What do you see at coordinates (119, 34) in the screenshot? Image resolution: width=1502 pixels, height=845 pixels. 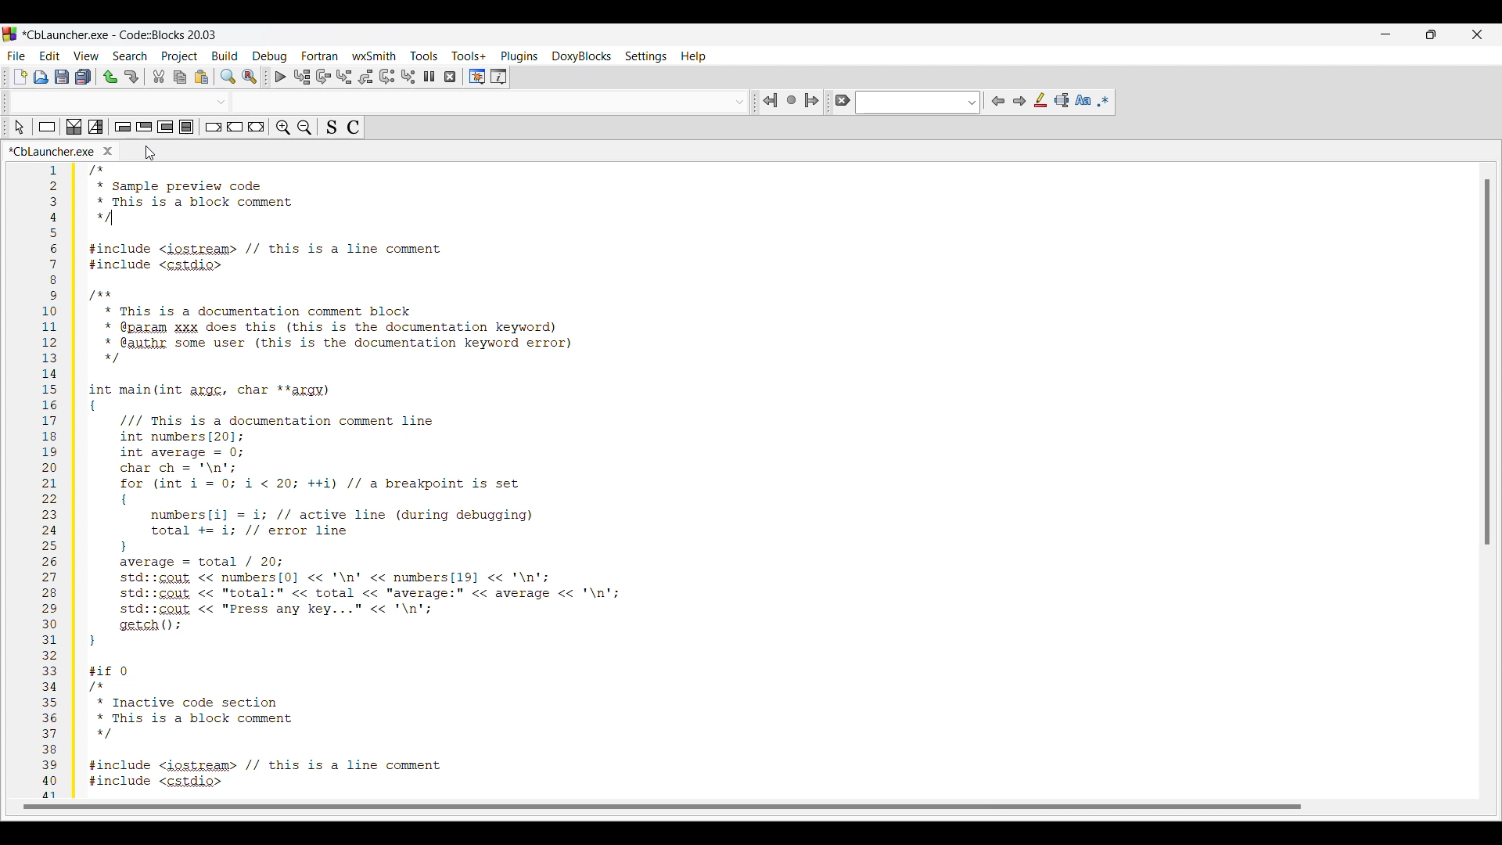 I see `Project name, software name and version` at bounding box center [119, 34].